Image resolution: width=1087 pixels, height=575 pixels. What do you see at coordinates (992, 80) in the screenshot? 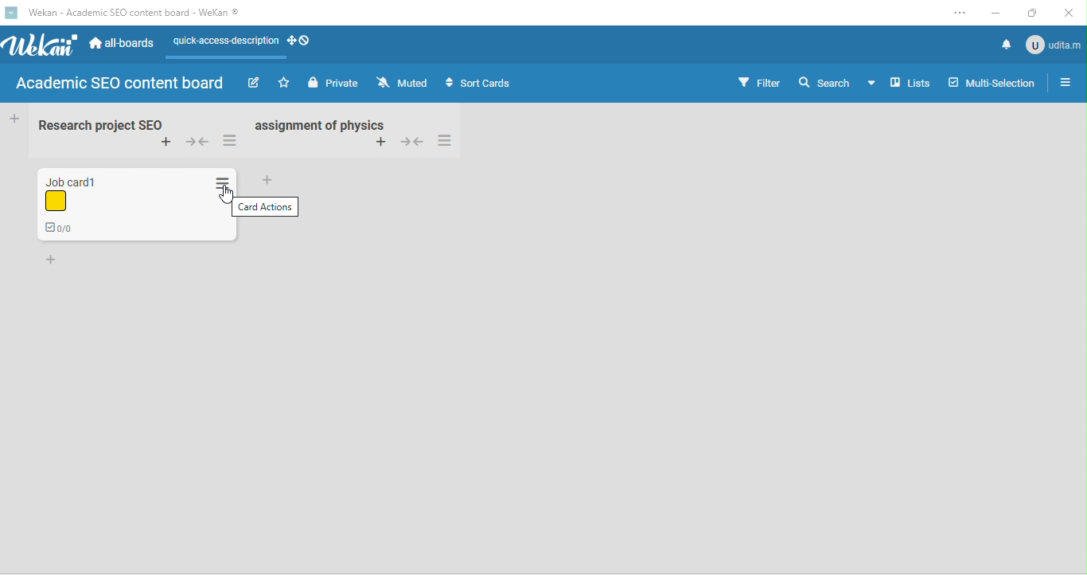
I see `multi-selection` at bounding box center [992, 80].